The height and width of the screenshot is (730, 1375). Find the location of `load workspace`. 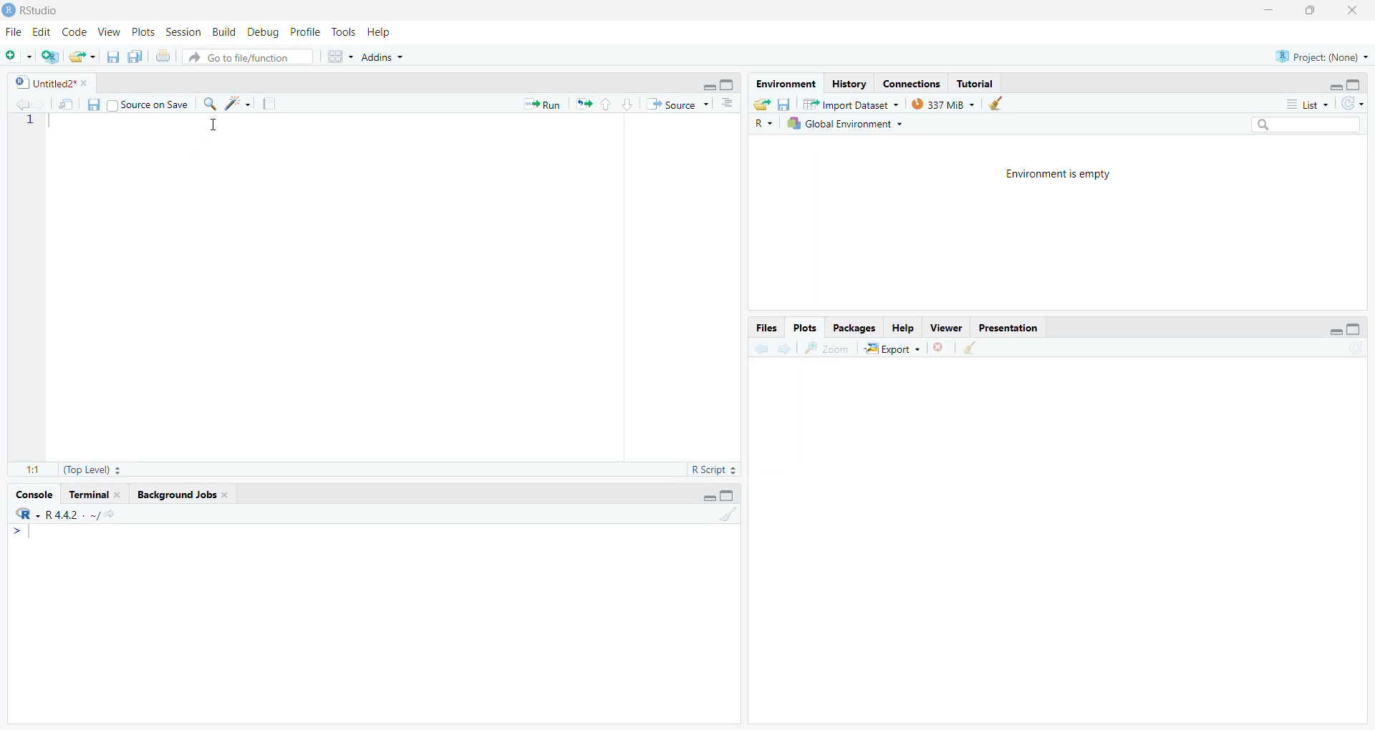

load workspace is located at coordinates (762, 104).